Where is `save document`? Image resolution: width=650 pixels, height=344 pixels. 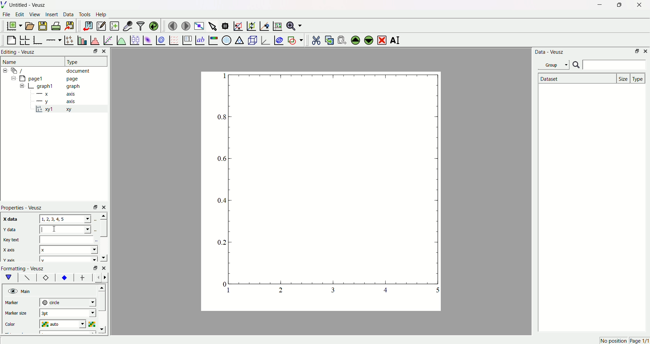
save document is located at coordinates (44, 26).